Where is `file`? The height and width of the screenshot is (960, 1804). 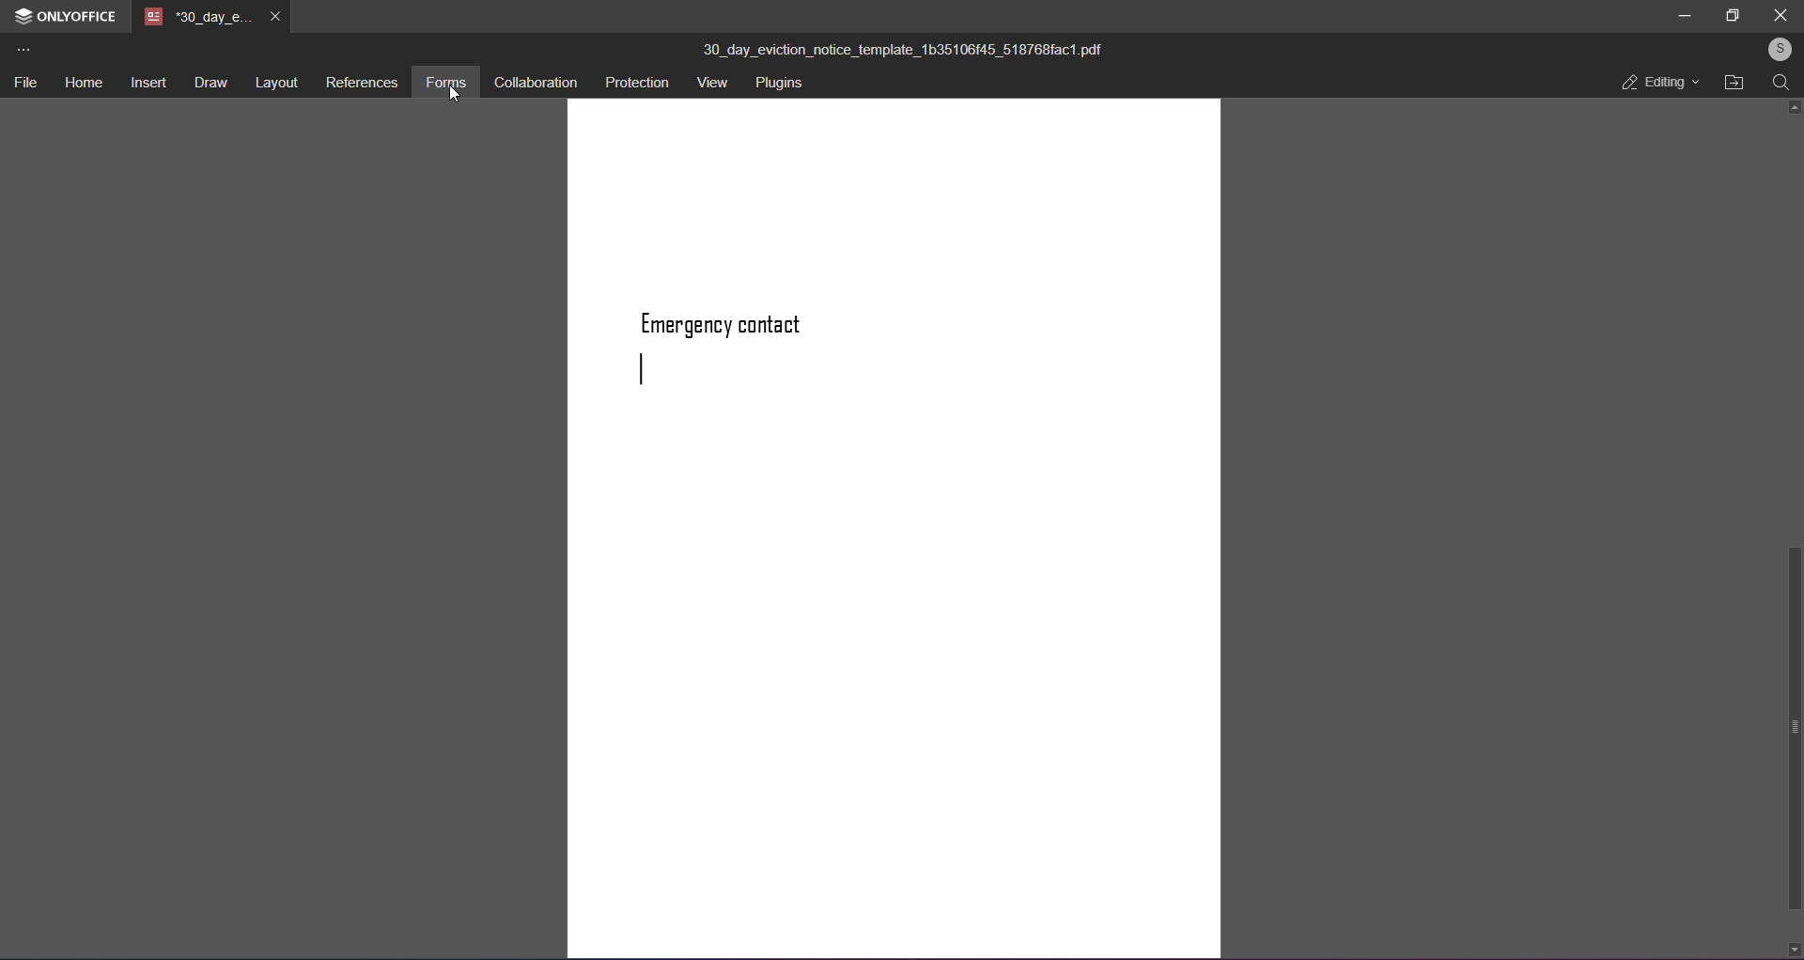 file is located at coordinates (25, 85).